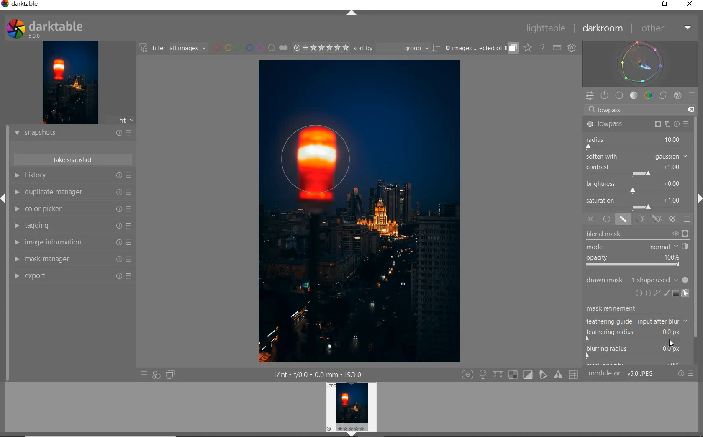  I want to click on LIGHTTABLE, so click(547, 28).